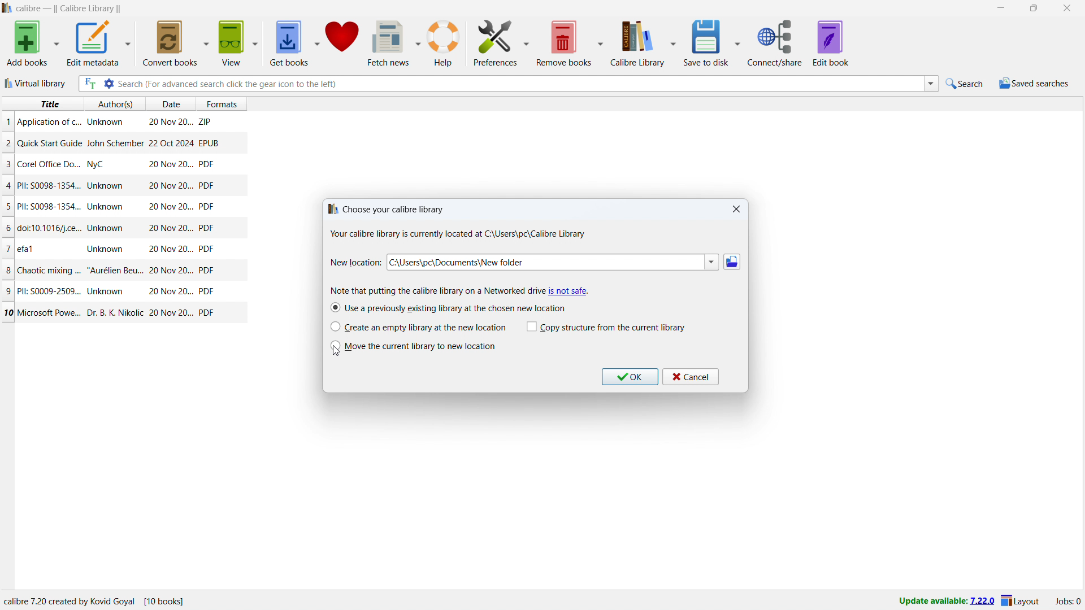 The width and height of the screenshot is (1085, 610). Describe the element at coordinates (207, 185) in the screenshot. I see `PDF` at that location.